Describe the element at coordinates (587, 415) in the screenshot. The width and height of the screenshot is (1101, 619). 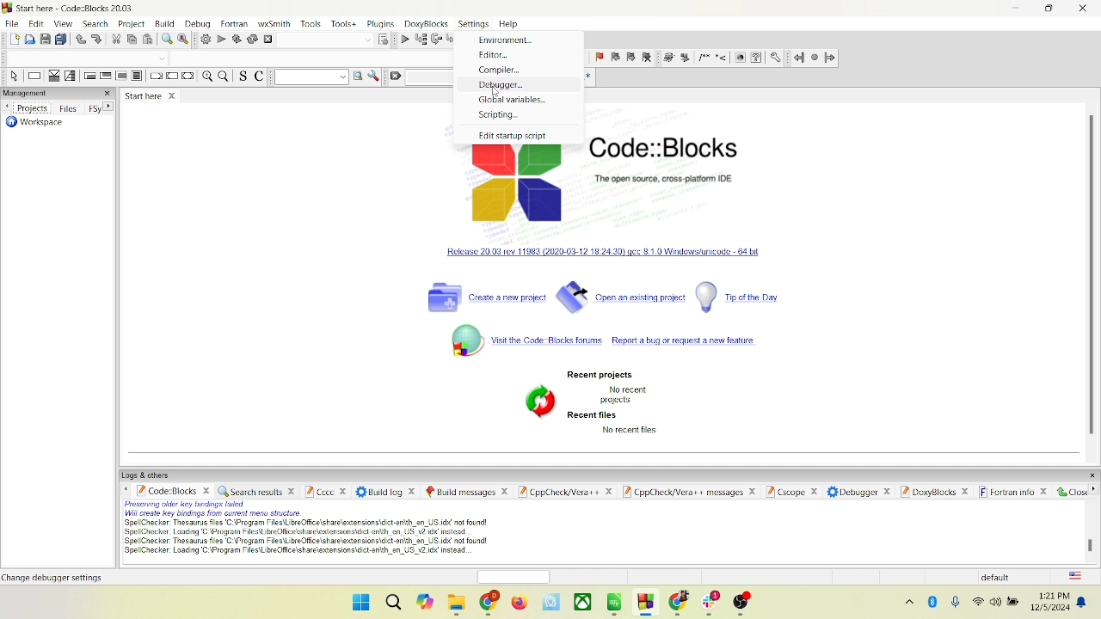
I see `recent files` at that location.